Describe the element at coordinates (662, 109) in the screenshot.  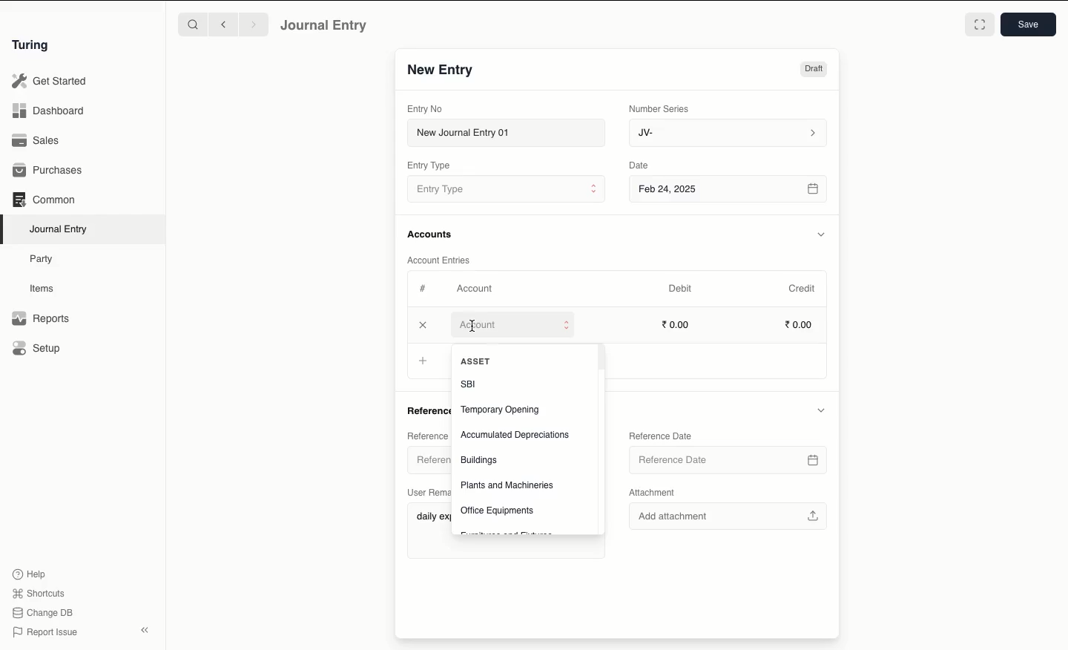
I see `Number Series` at that location.